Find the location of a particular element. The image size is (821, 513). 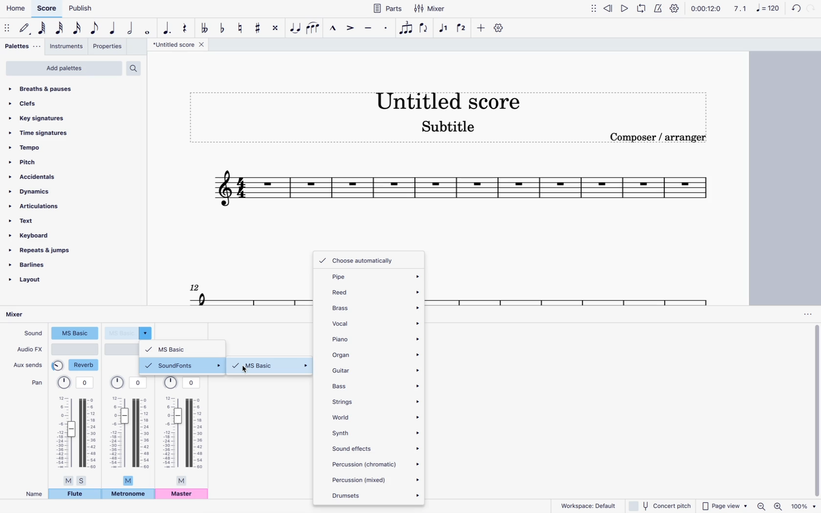

slur is located at coordinates (316, 28).